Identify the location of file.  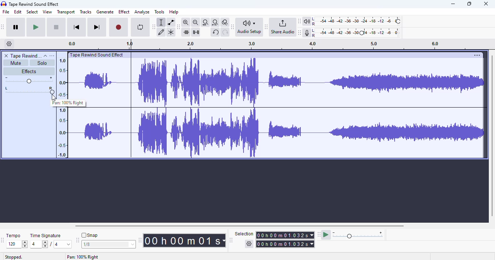
(6, 12).